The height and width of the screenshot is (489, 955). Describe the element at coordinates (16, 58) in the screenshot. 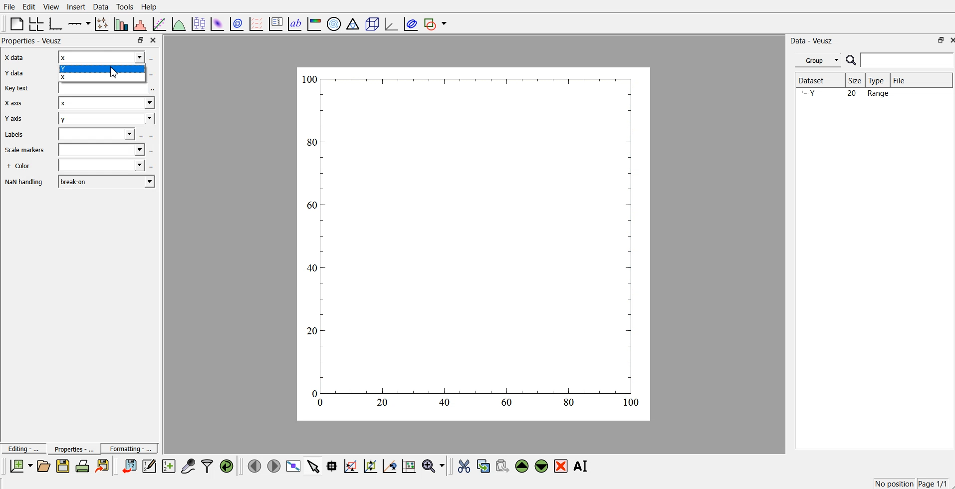

I see `X data` at that location.